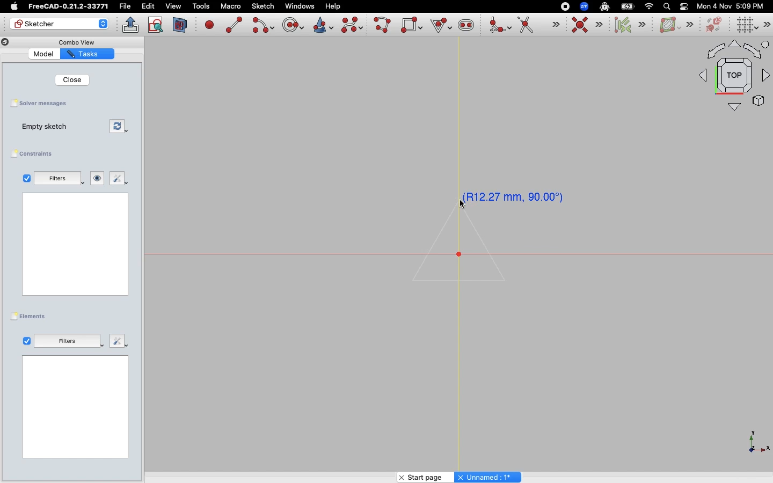 The height and width of the screenshot is (483, 773). Describe the element at coordinates (439, 25) in the screenshot. I see `Create regular polygon` at that location.